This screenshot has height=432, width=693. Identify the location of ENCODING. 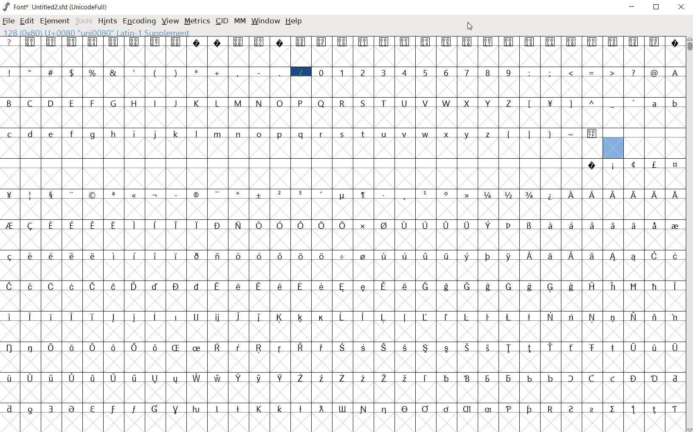
(138, 21).